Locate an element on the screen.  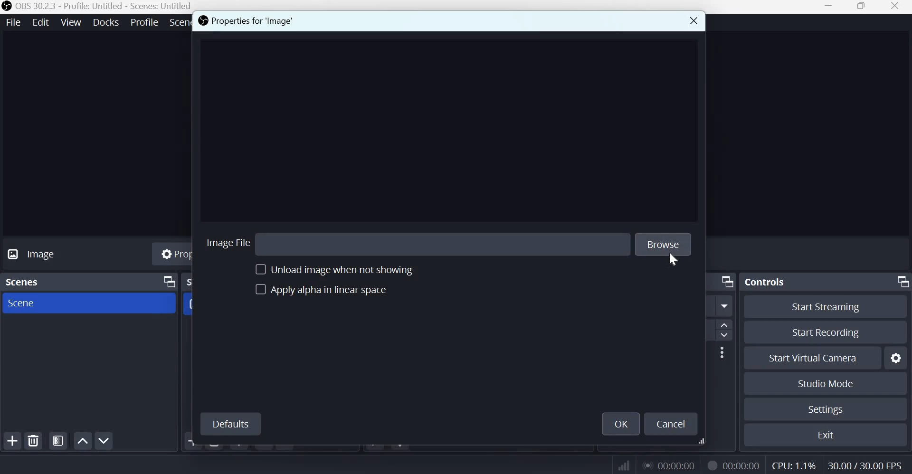
Minimize is located at coordinates (830, 7).